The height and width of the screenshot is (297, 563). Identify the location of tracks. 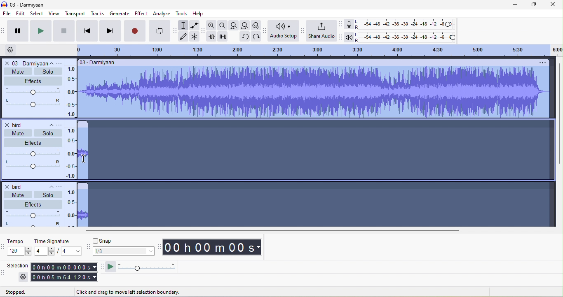
(96, 14).